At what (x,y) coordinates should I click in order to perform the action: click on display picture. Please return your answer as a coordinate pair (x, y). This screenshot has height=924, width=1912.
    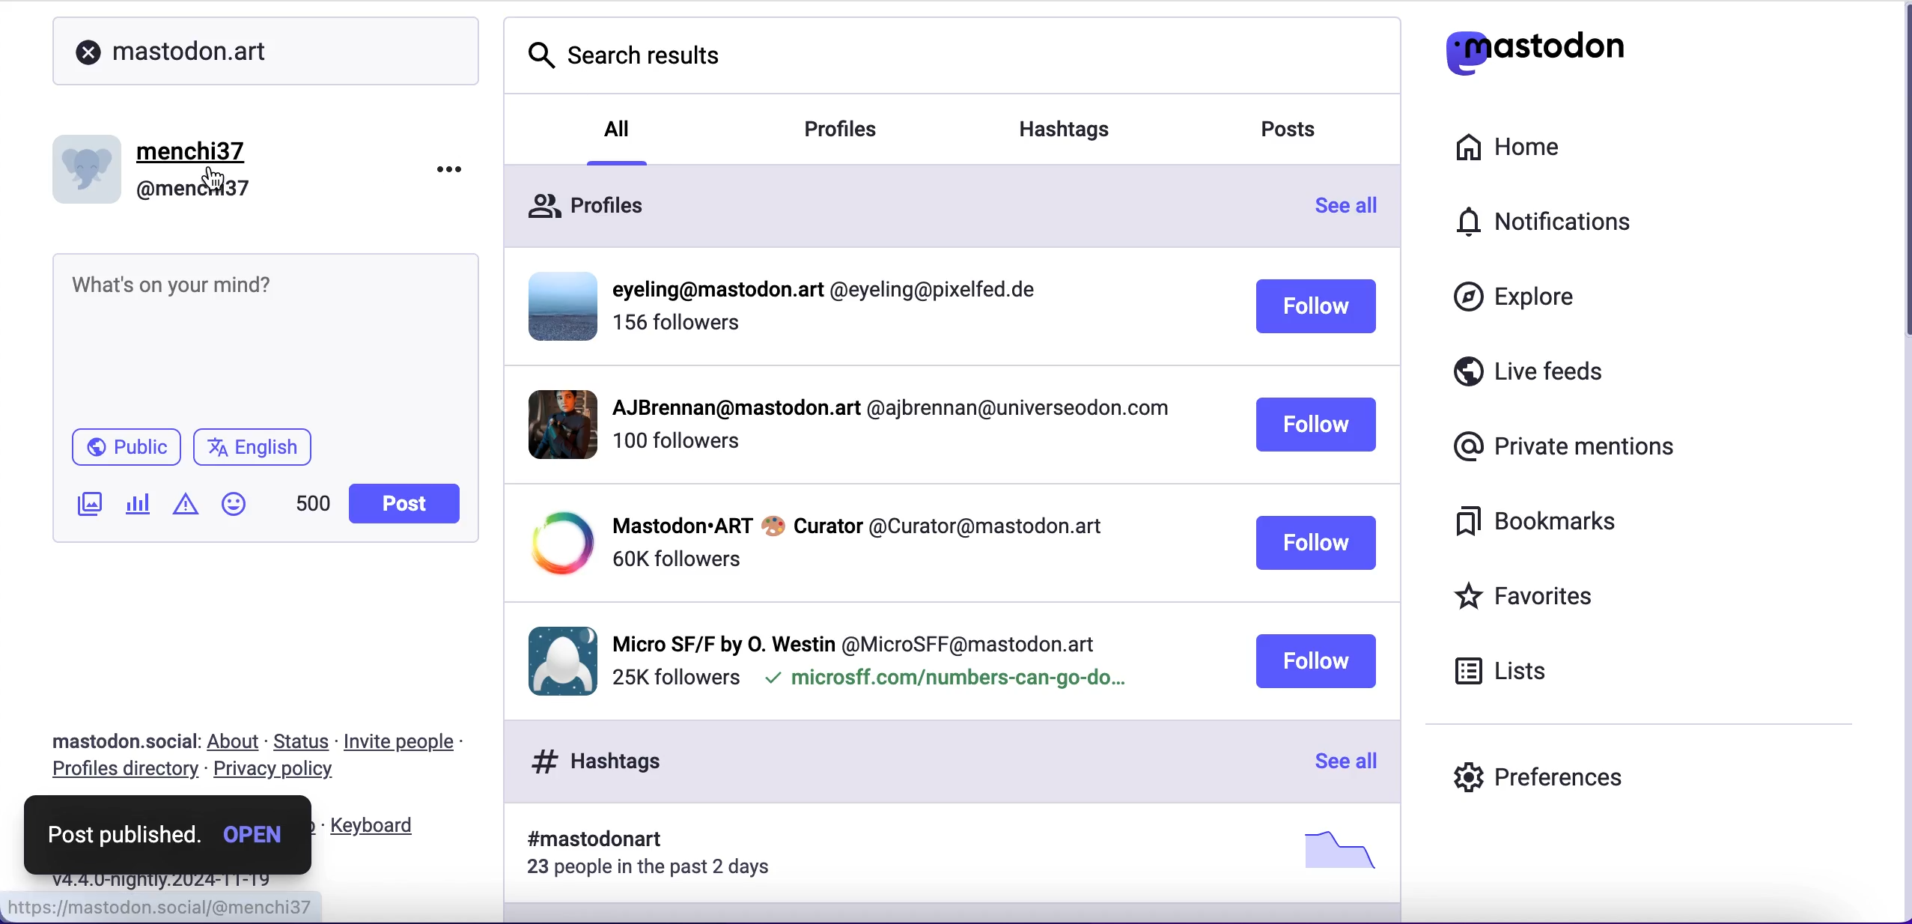
    Looking at the image, I should click on (558, 306).